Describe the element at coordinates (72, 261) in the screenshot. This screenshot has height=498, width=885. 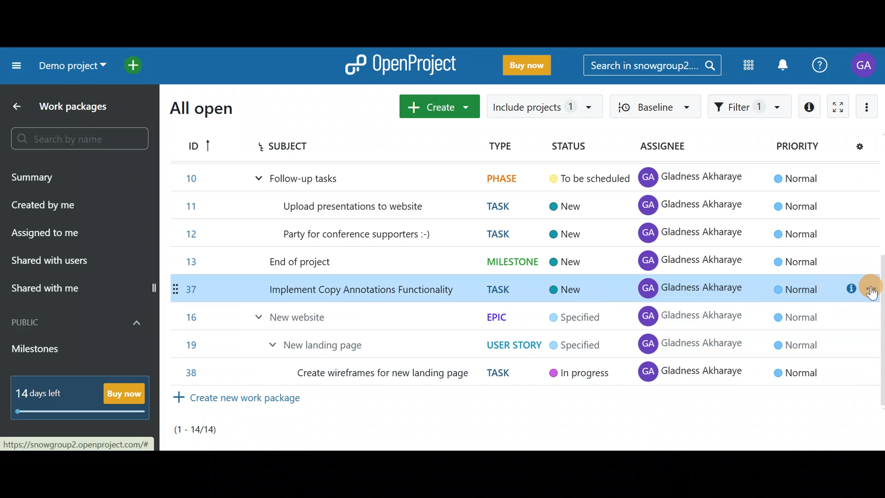
I see `Shared with users` at that location.